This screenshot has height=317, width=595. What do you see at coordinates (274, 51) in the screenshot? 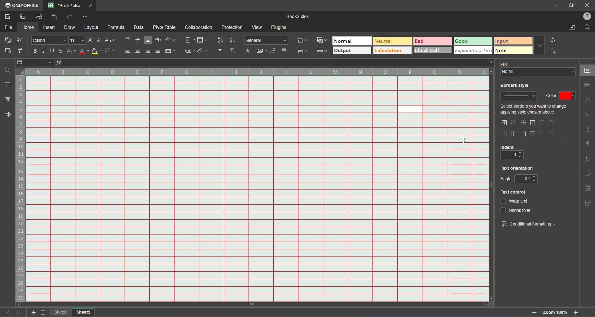
I see `decrease decimal` at bounding box center [274, 51].